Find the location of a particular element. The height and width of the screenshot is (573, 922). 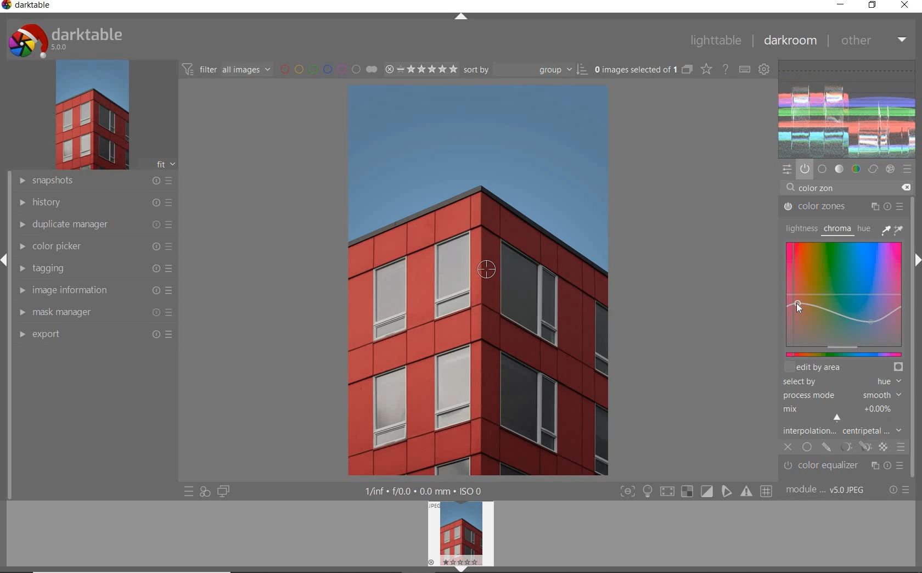

CHROMA is located at coordinates (836, 229).